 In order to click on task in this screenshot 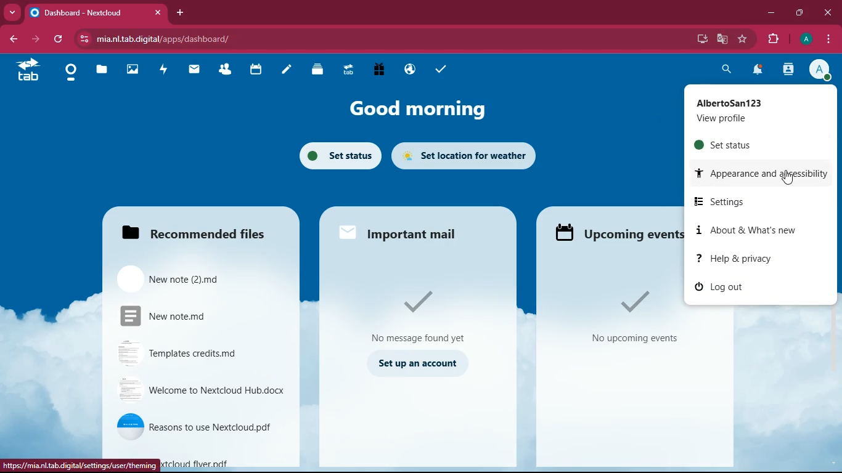, I will do `click(443, 71)`.